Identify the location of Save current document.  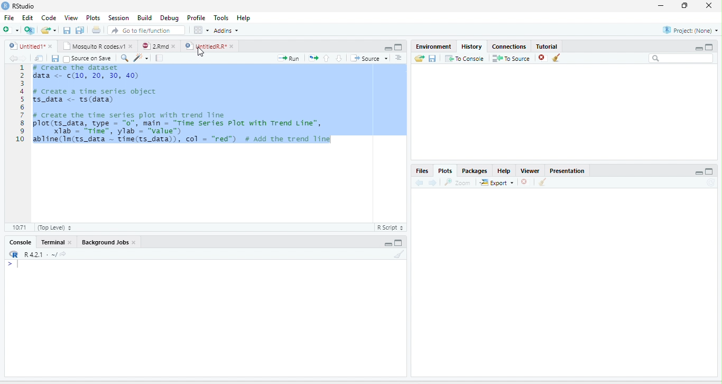
(67, 30).